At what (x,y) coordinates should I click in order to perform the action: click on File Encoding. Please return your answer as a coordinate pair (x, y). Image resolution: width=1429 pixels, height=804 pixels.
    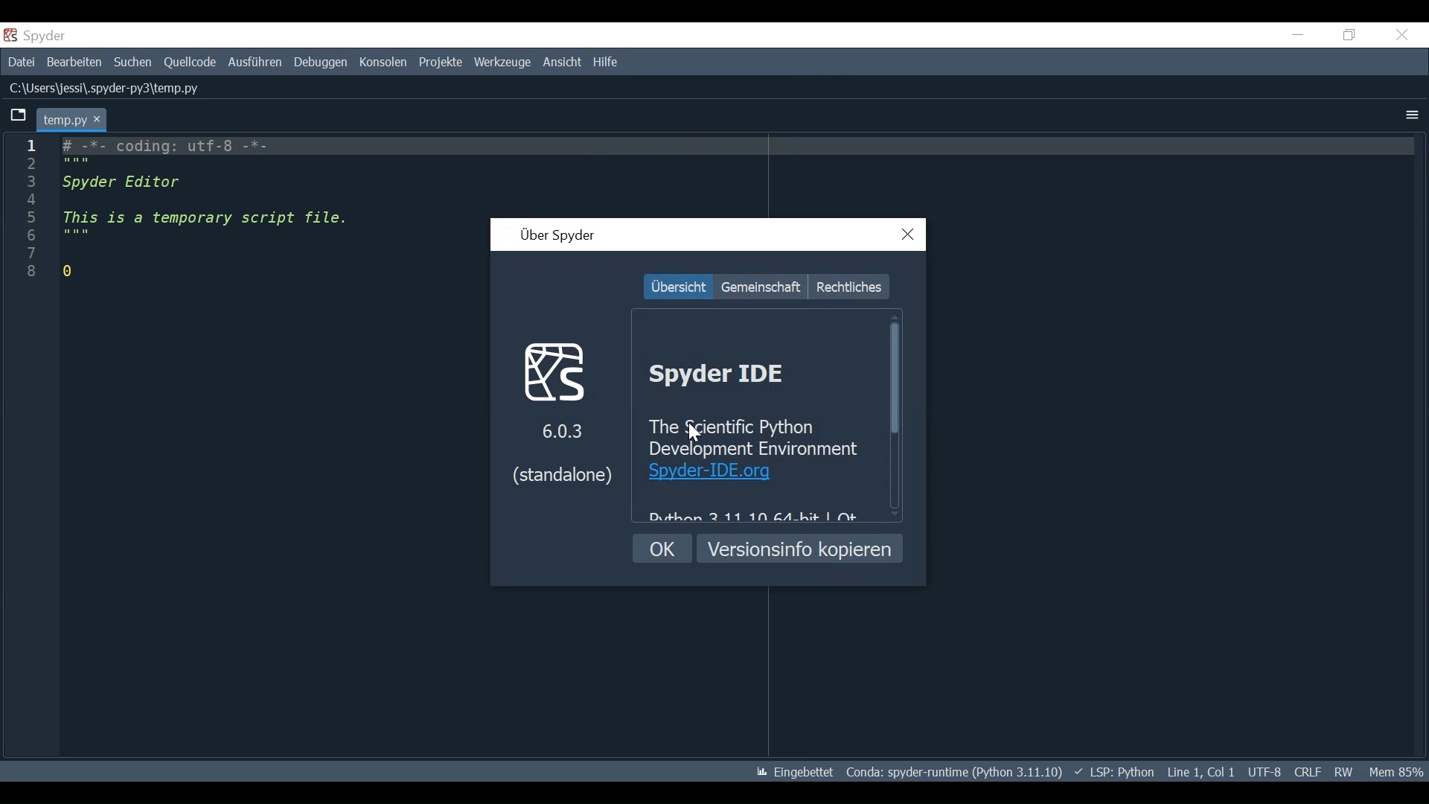
    Looking at the image, I should click on (1265, 772).